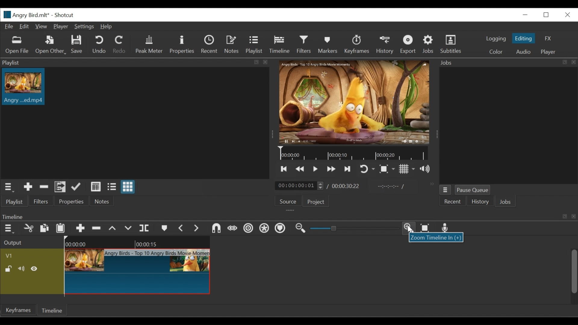 The image size is (578, 325). Describe the element at coordinates (284, 169) in the screenshot. I see `Skip to the previous point` at that location.